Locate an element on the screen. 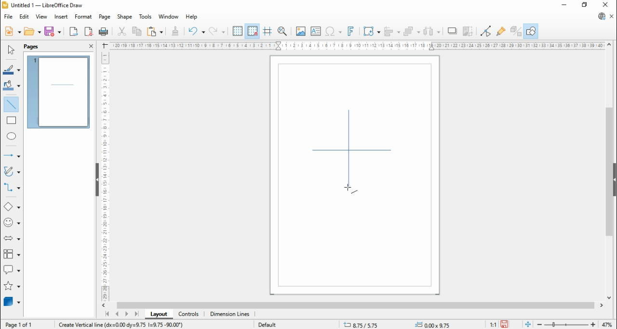  minimize is located at coordinates (564, 6).